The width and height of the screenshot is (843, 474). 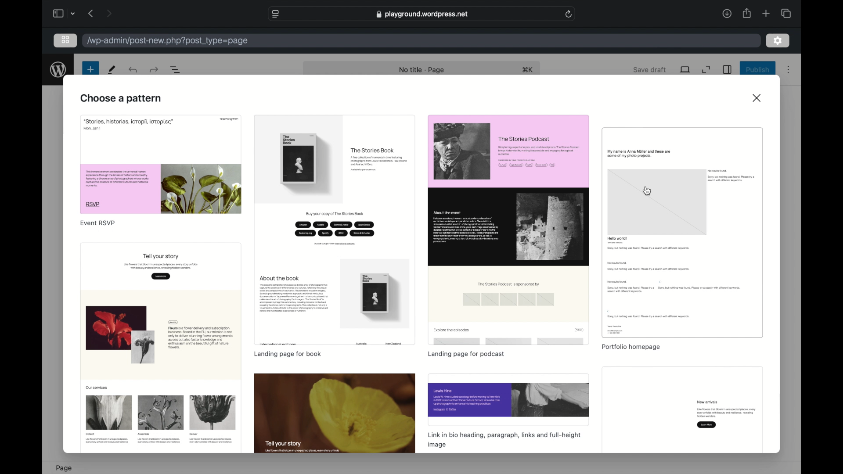 What do you see at coordinates (58, 70) in the screenshot?
I see `wordpress` at bounding box center [58, 70].